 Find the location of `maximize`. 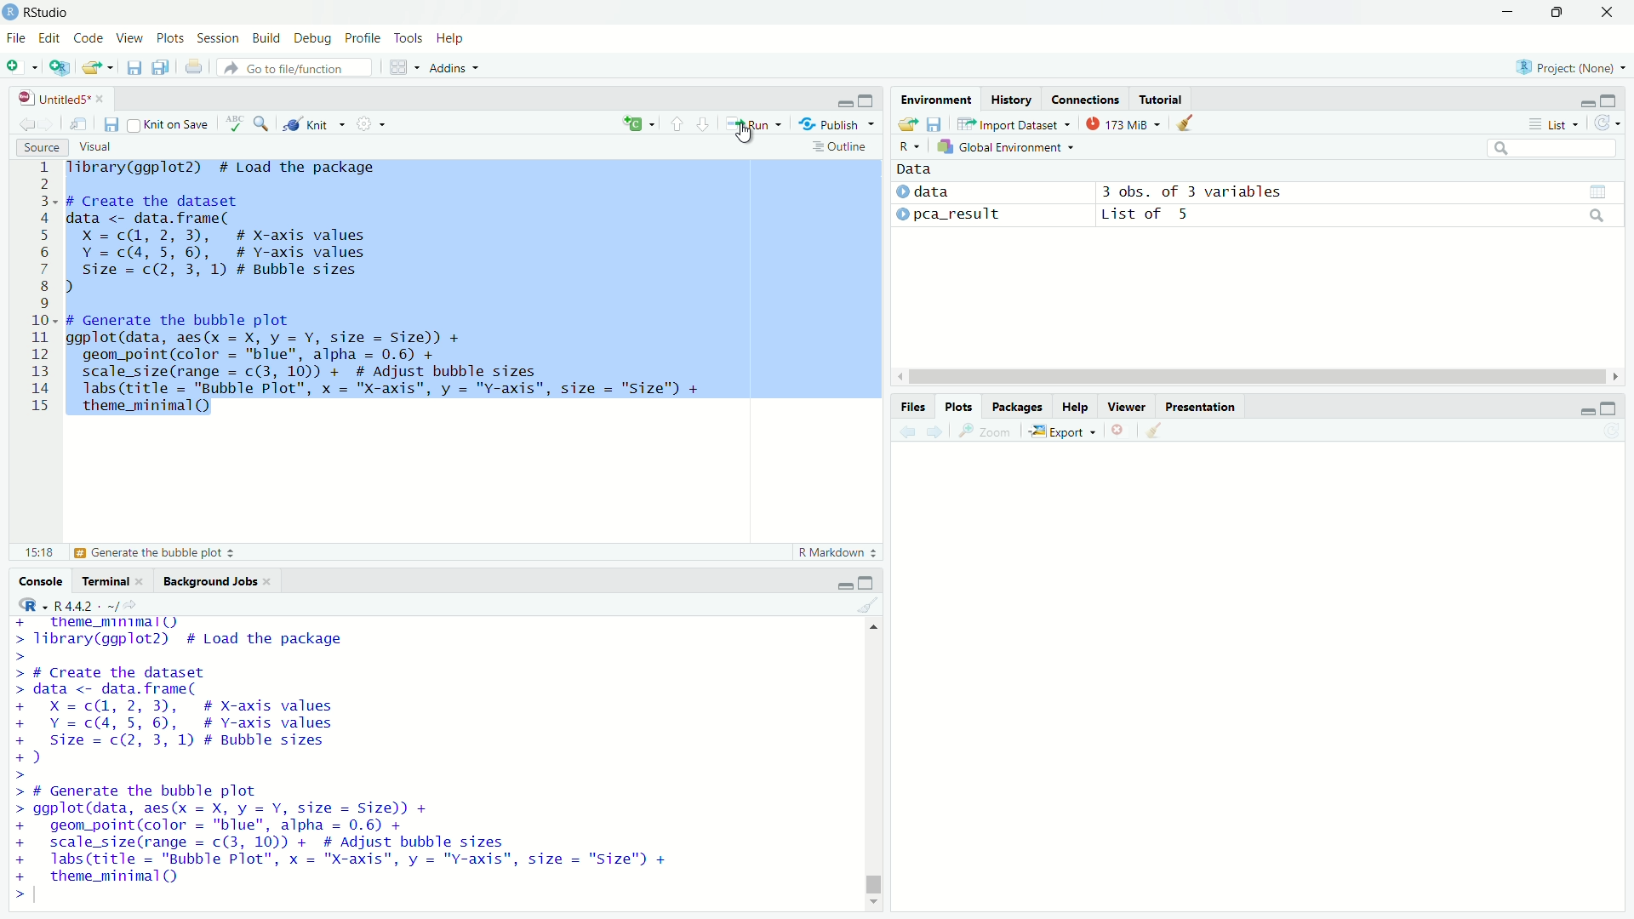

maximize is located at coordinates (1554, 13).